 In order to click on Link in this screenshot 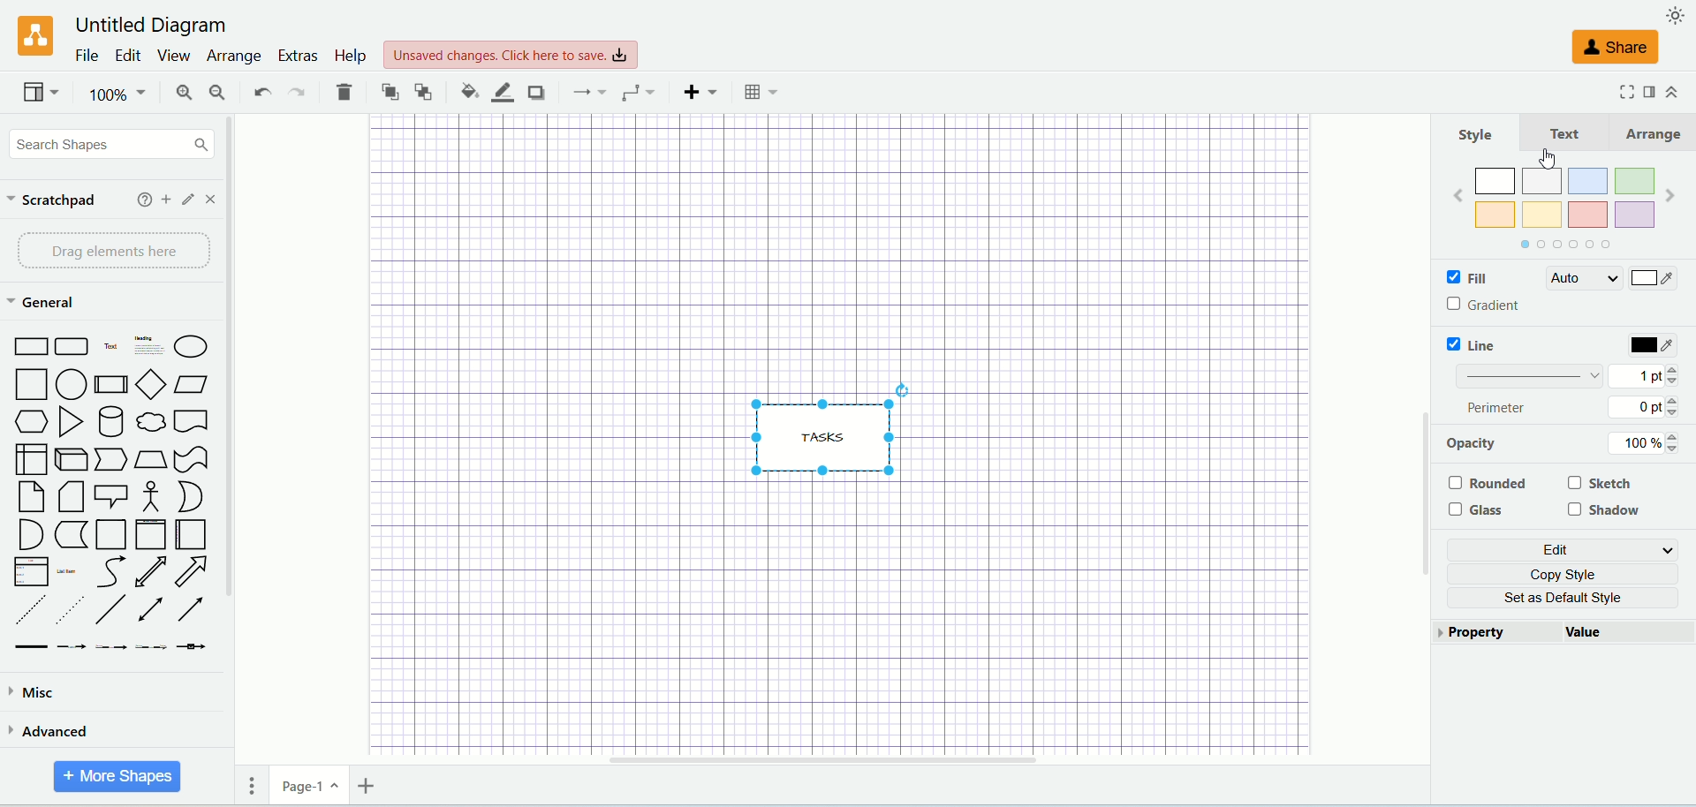, I will do `click(31, 647)`.